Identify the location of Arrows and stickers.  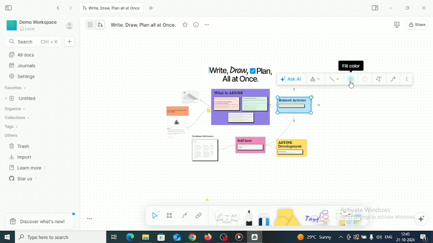
(352, 219).